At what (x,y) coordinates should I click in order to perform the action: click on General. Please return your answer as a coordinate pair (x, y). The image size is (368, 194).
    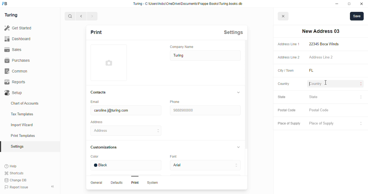
    Looking at the image, I should click on (96, 182).